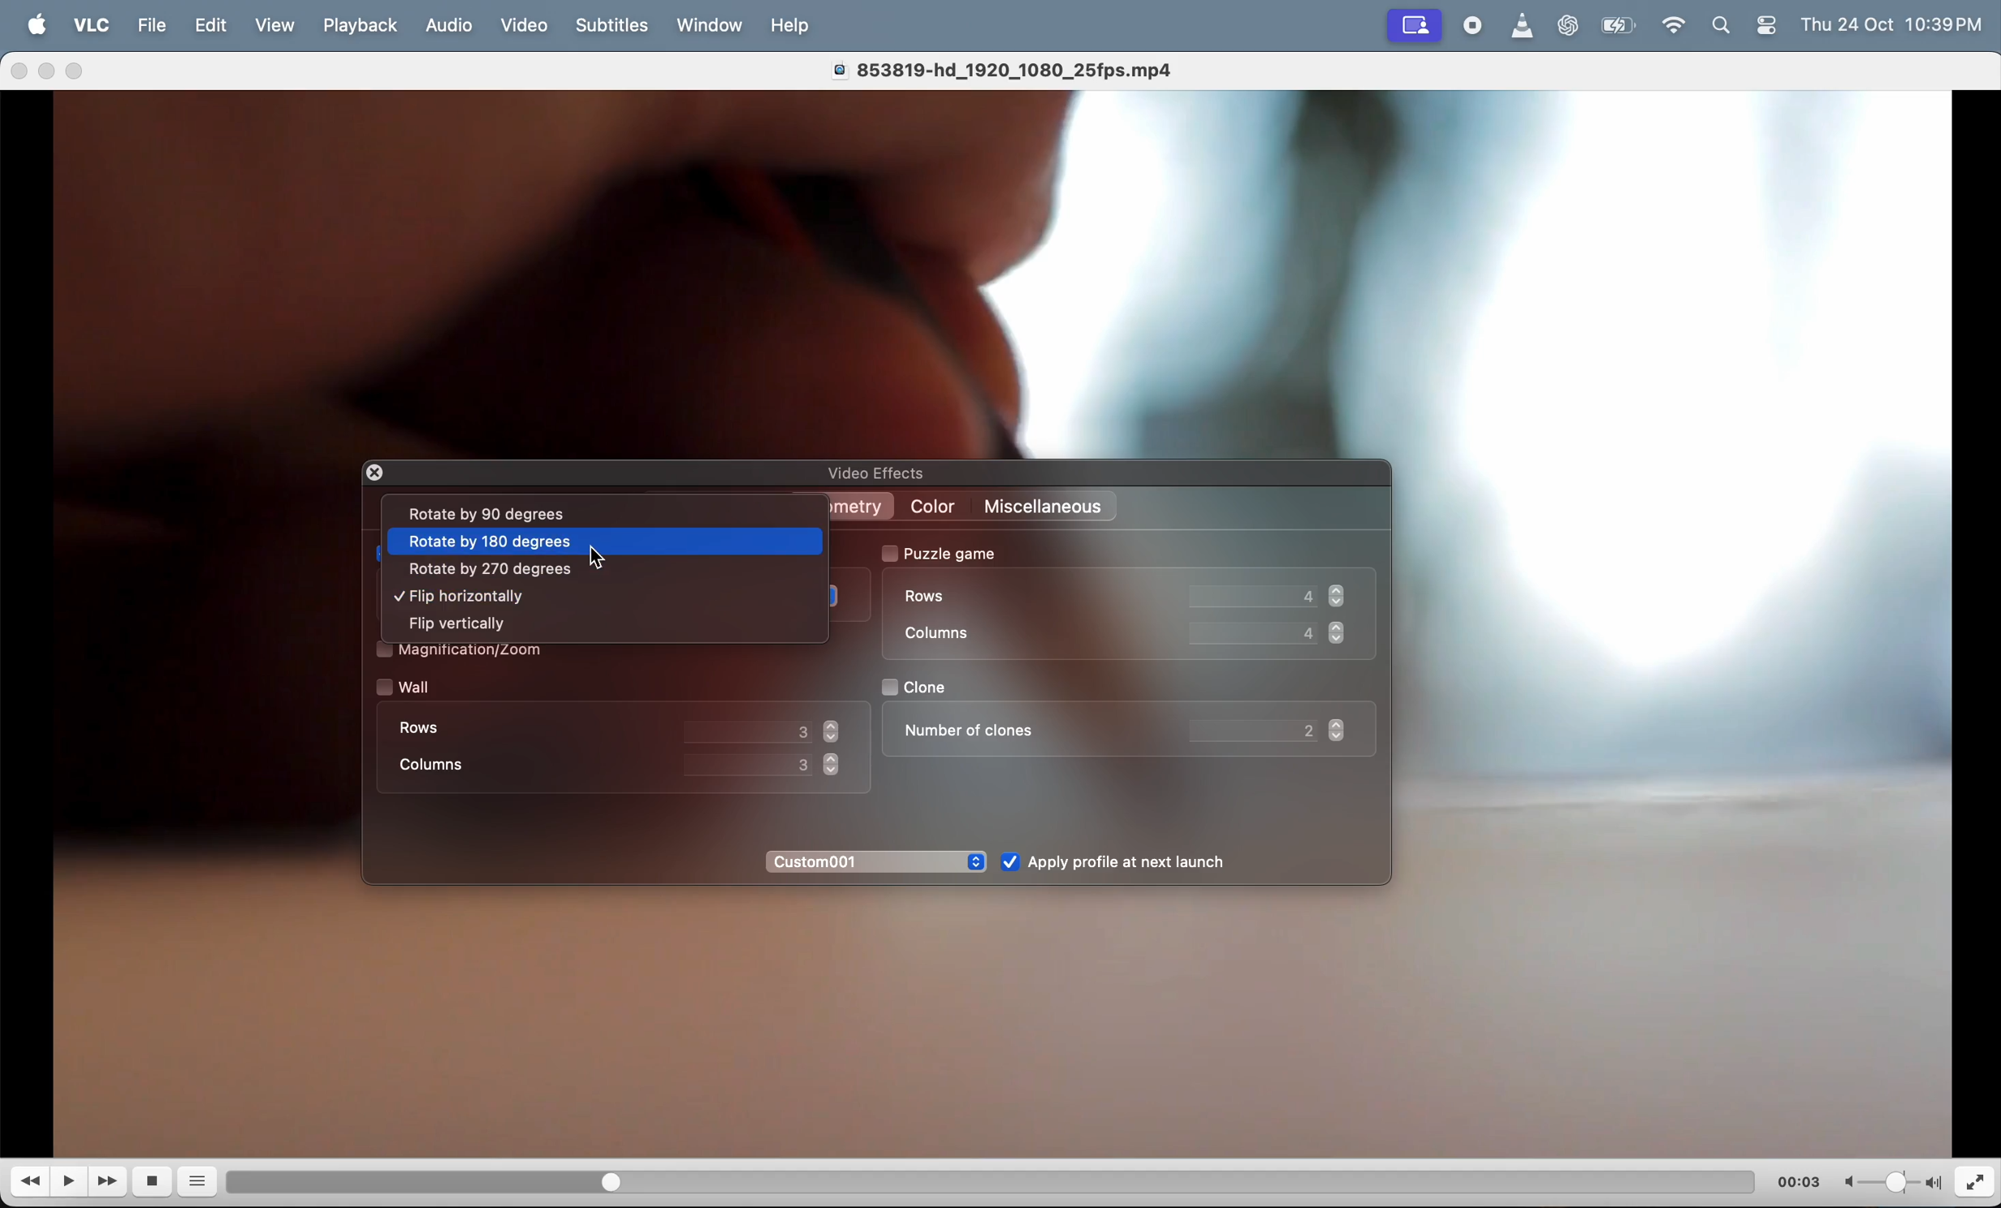 The image size is (2001, 1208). I want to click on Audio, so click(451, 27).